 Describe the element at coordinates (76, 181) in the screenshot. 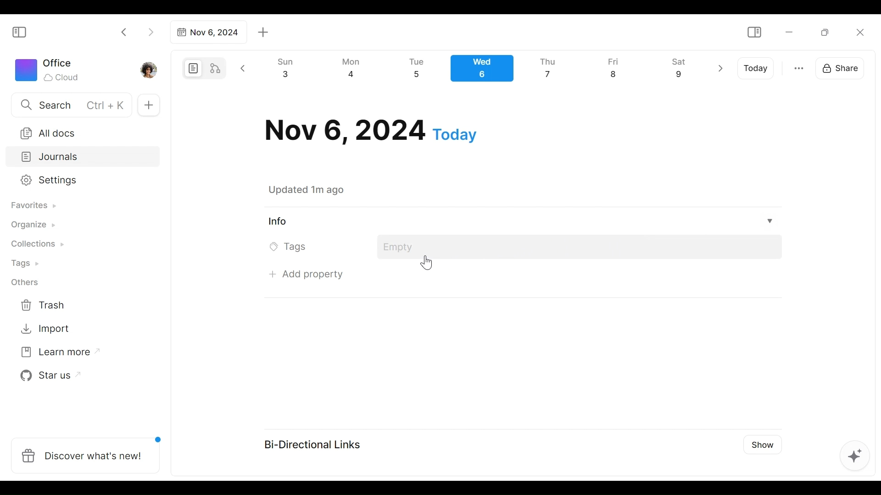

I see `Settings` at that location.